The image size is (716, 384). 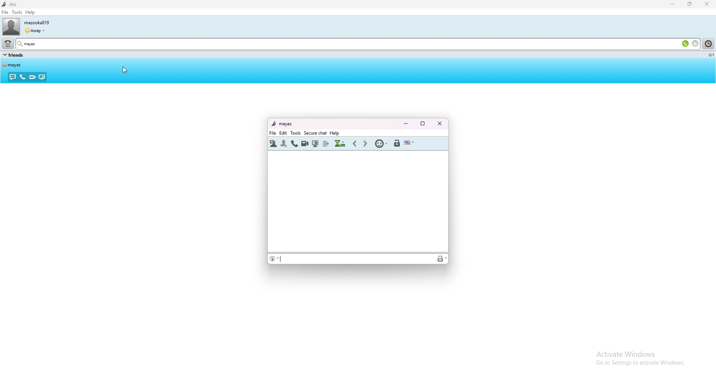 I want to click on lock, so click(x=441, y=259).